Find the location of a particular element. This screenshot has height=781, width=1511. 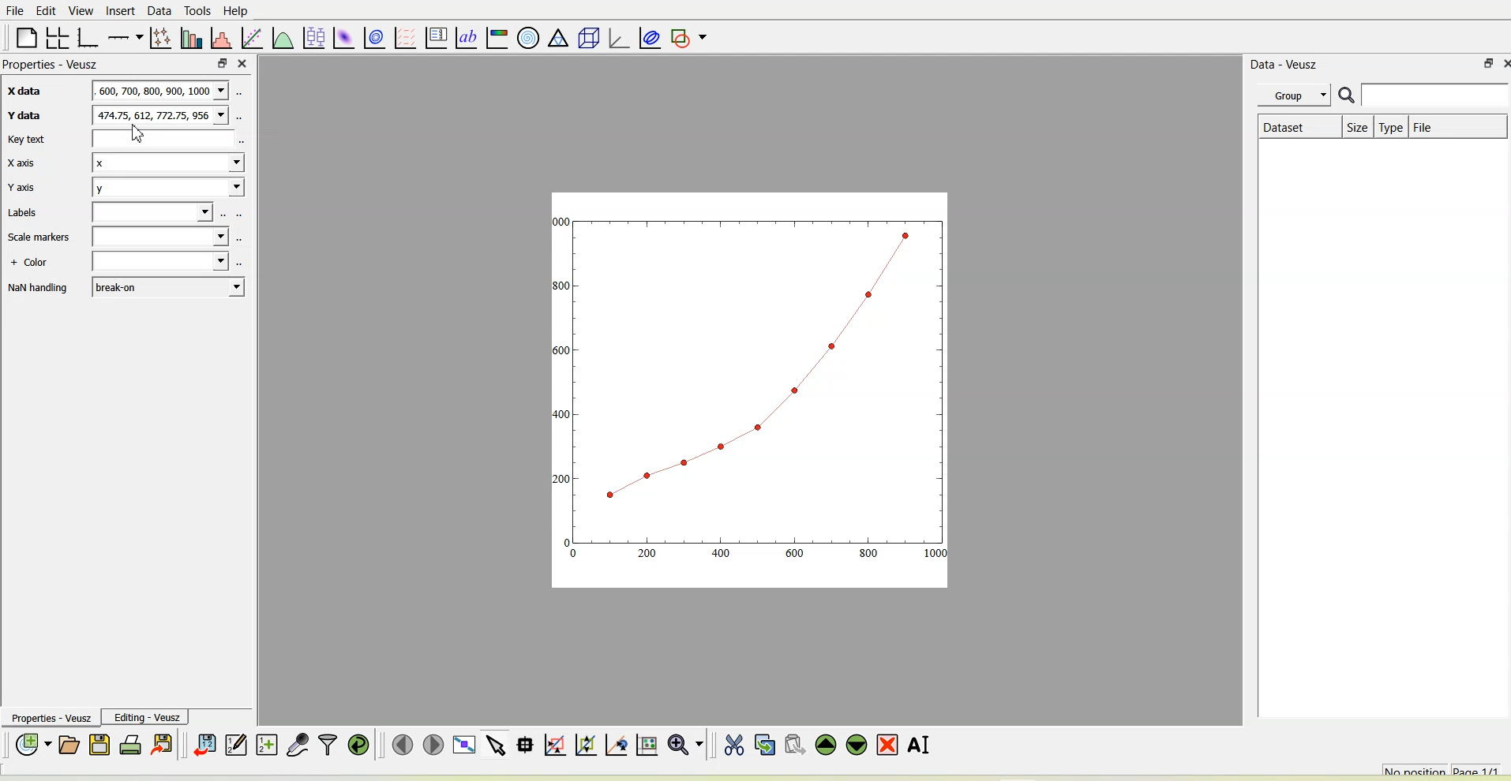

Histogram of a dataset is located at coordinates (221, 39).